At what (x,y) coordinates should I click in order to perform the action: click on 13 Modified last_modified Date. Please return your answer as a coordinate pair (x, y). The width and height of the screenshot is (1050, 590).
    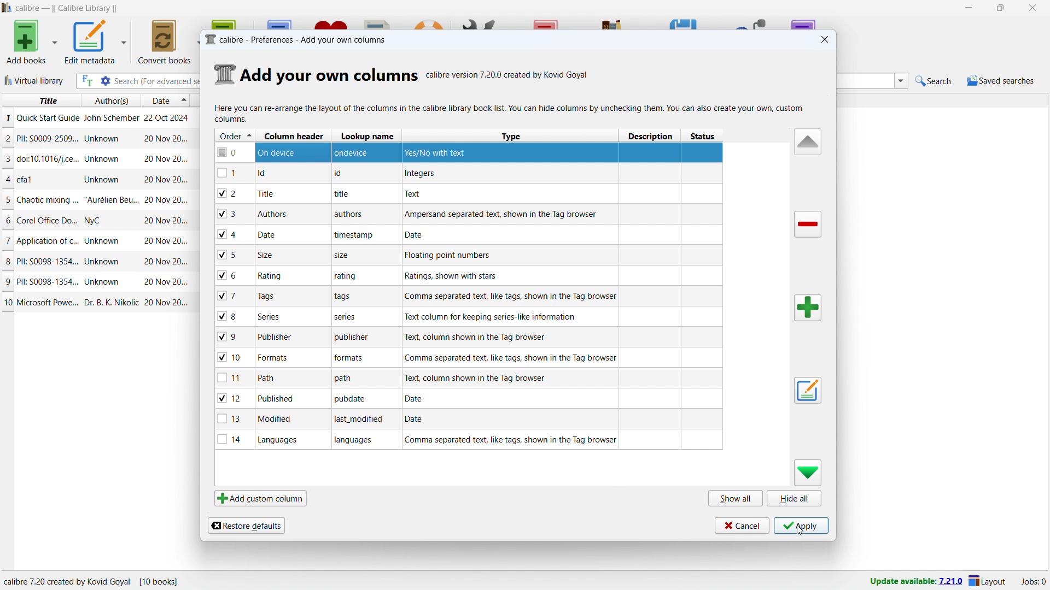
    Looking at the image, I should click on (466, 422).